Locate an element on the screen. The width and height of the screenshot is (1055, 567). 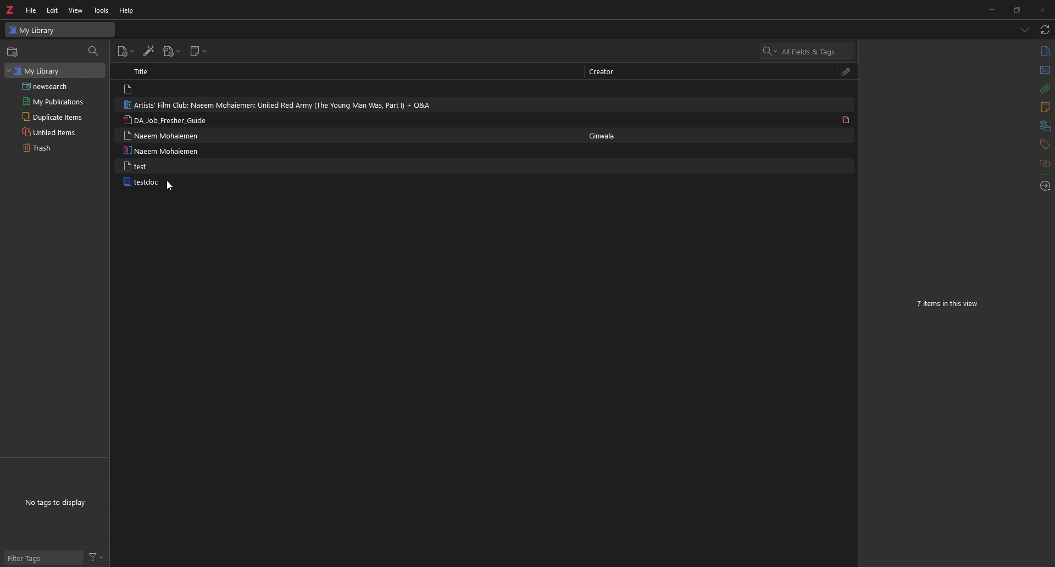
creator is located at coordinates (606, 72).